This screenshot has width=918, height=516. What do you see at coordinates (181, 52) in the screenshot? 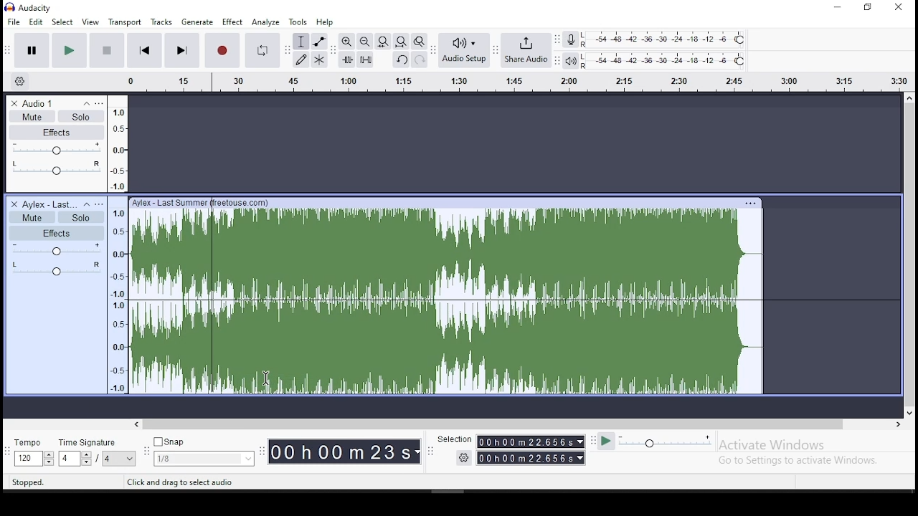
I see `skip to end` at bounding box center [181, 52].